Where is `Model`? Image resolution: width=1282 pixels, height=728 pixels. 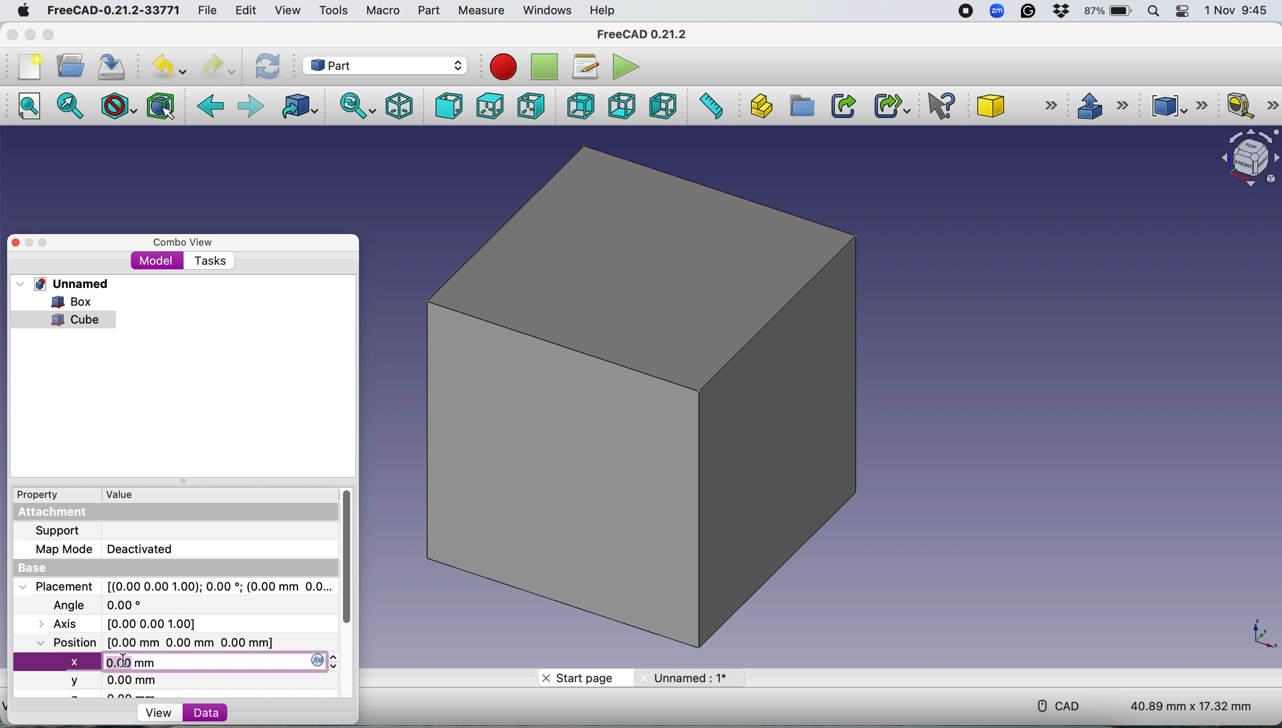
Model is located at coordinates (157, 261).